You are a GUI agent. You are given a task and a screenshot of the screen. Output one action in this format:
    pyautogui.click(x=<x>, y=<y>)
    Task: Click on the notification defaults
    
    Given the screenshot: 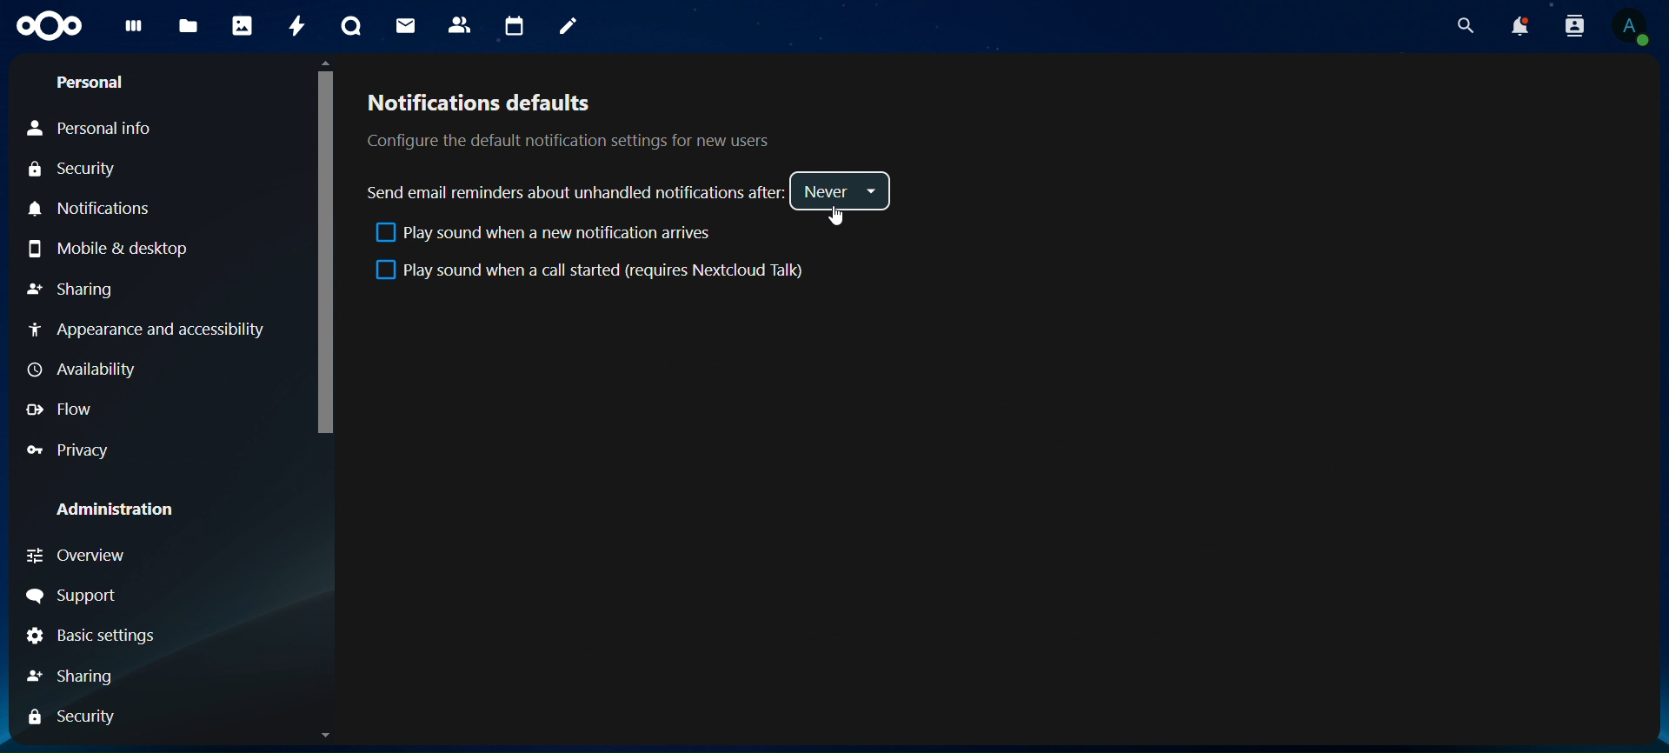 What is the action you would take?
    pyautogui.click(x=565, y=119)
    